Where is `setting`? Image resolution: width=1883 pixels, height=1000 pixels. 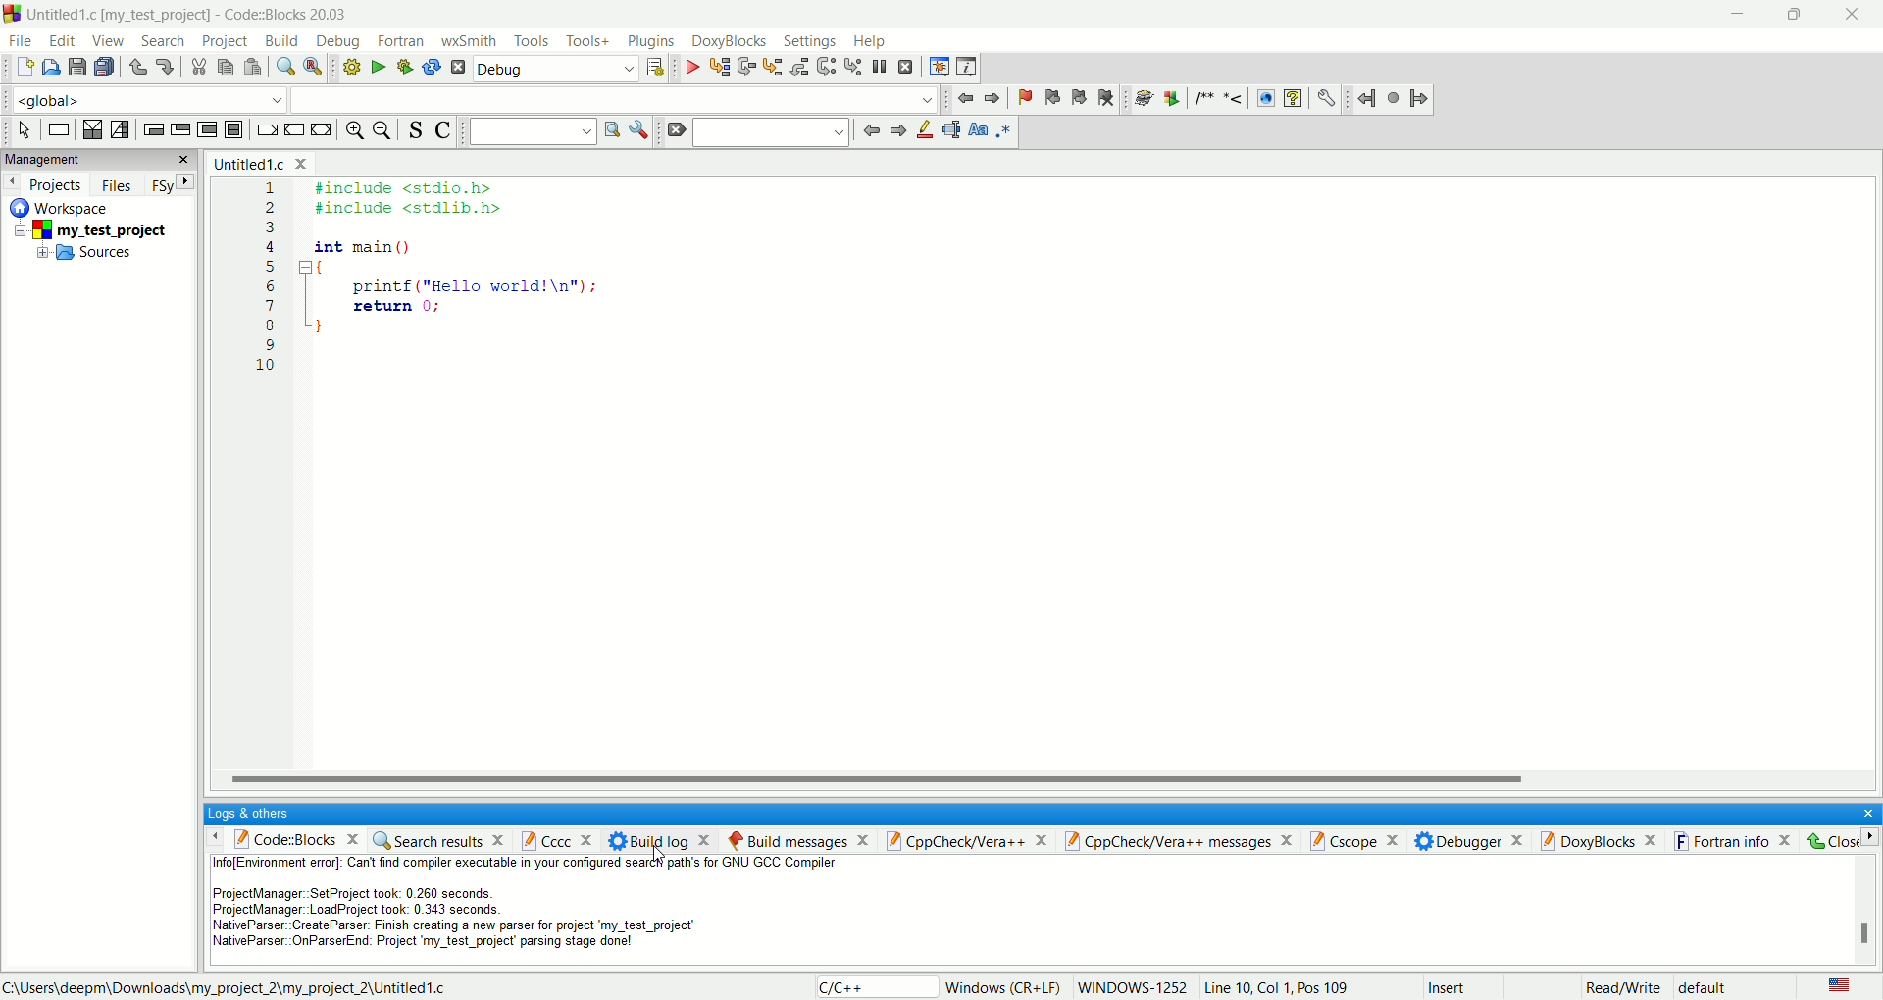
setting is located at coordinates (812, 42).